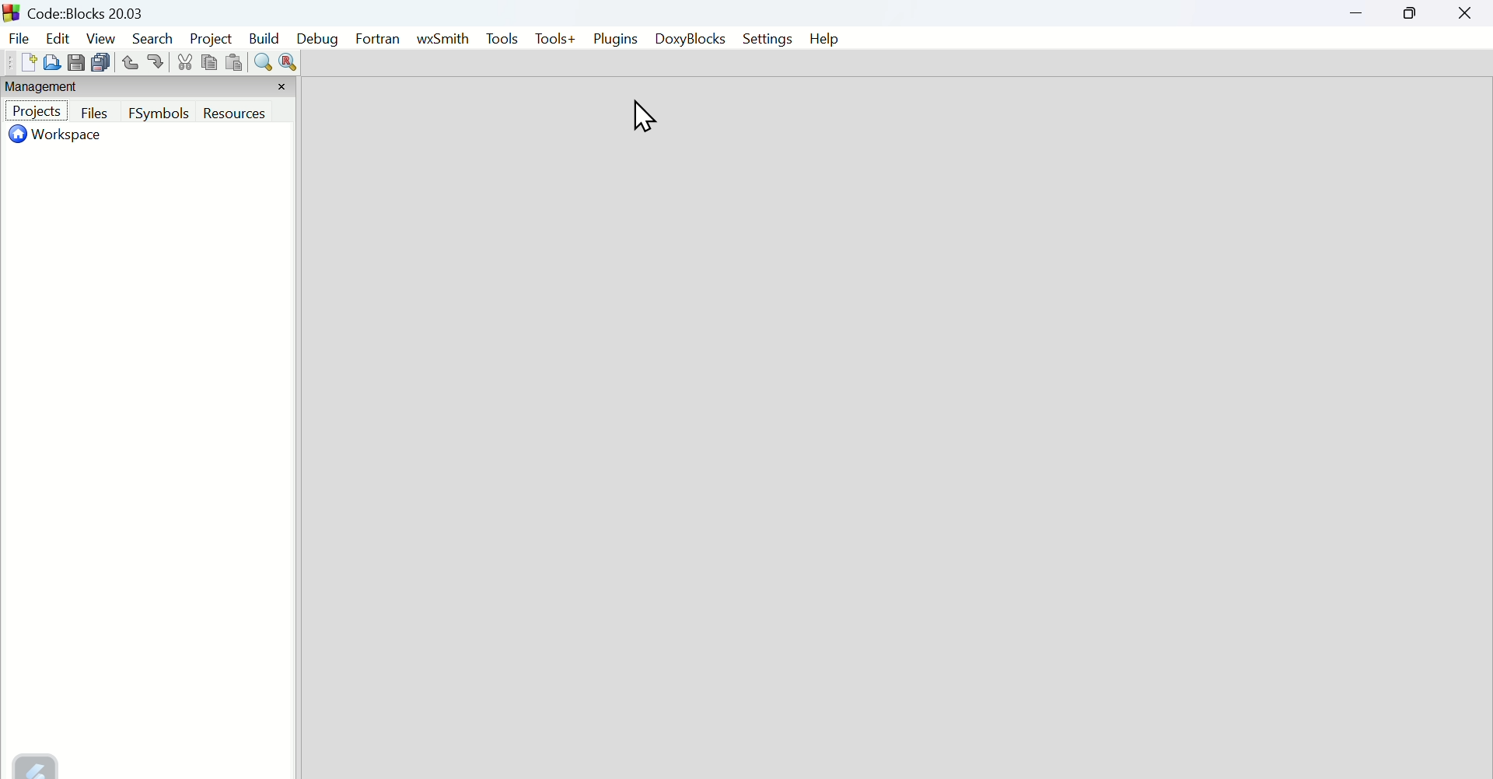 The width and height of the screenshot is (1493, 779). What do you see at coordinates (767, 38) in the screenshot?
I see `Settings` at bounding box center [767, 38].